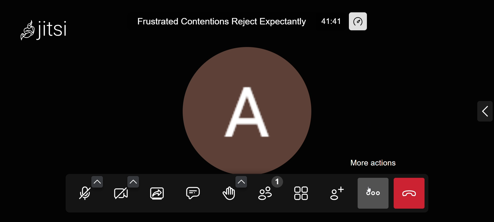 Image resolution: width=494 pixels, height=222 pixels. I want to click on add participants, so click(336, 193).